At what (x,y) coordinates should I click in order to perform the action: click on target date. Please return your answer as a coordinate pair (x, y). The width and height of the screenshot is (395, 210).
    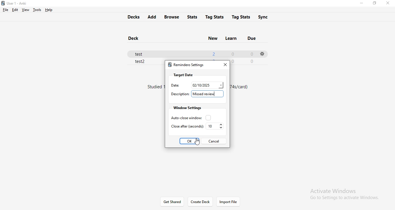
    Looking at the image, I should click on (183, 75).